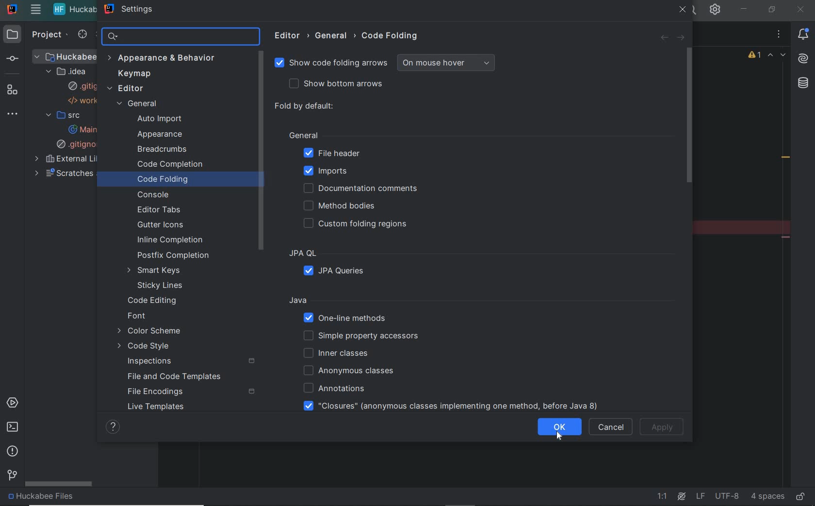  I want to click on project file name, so click(71, 498).